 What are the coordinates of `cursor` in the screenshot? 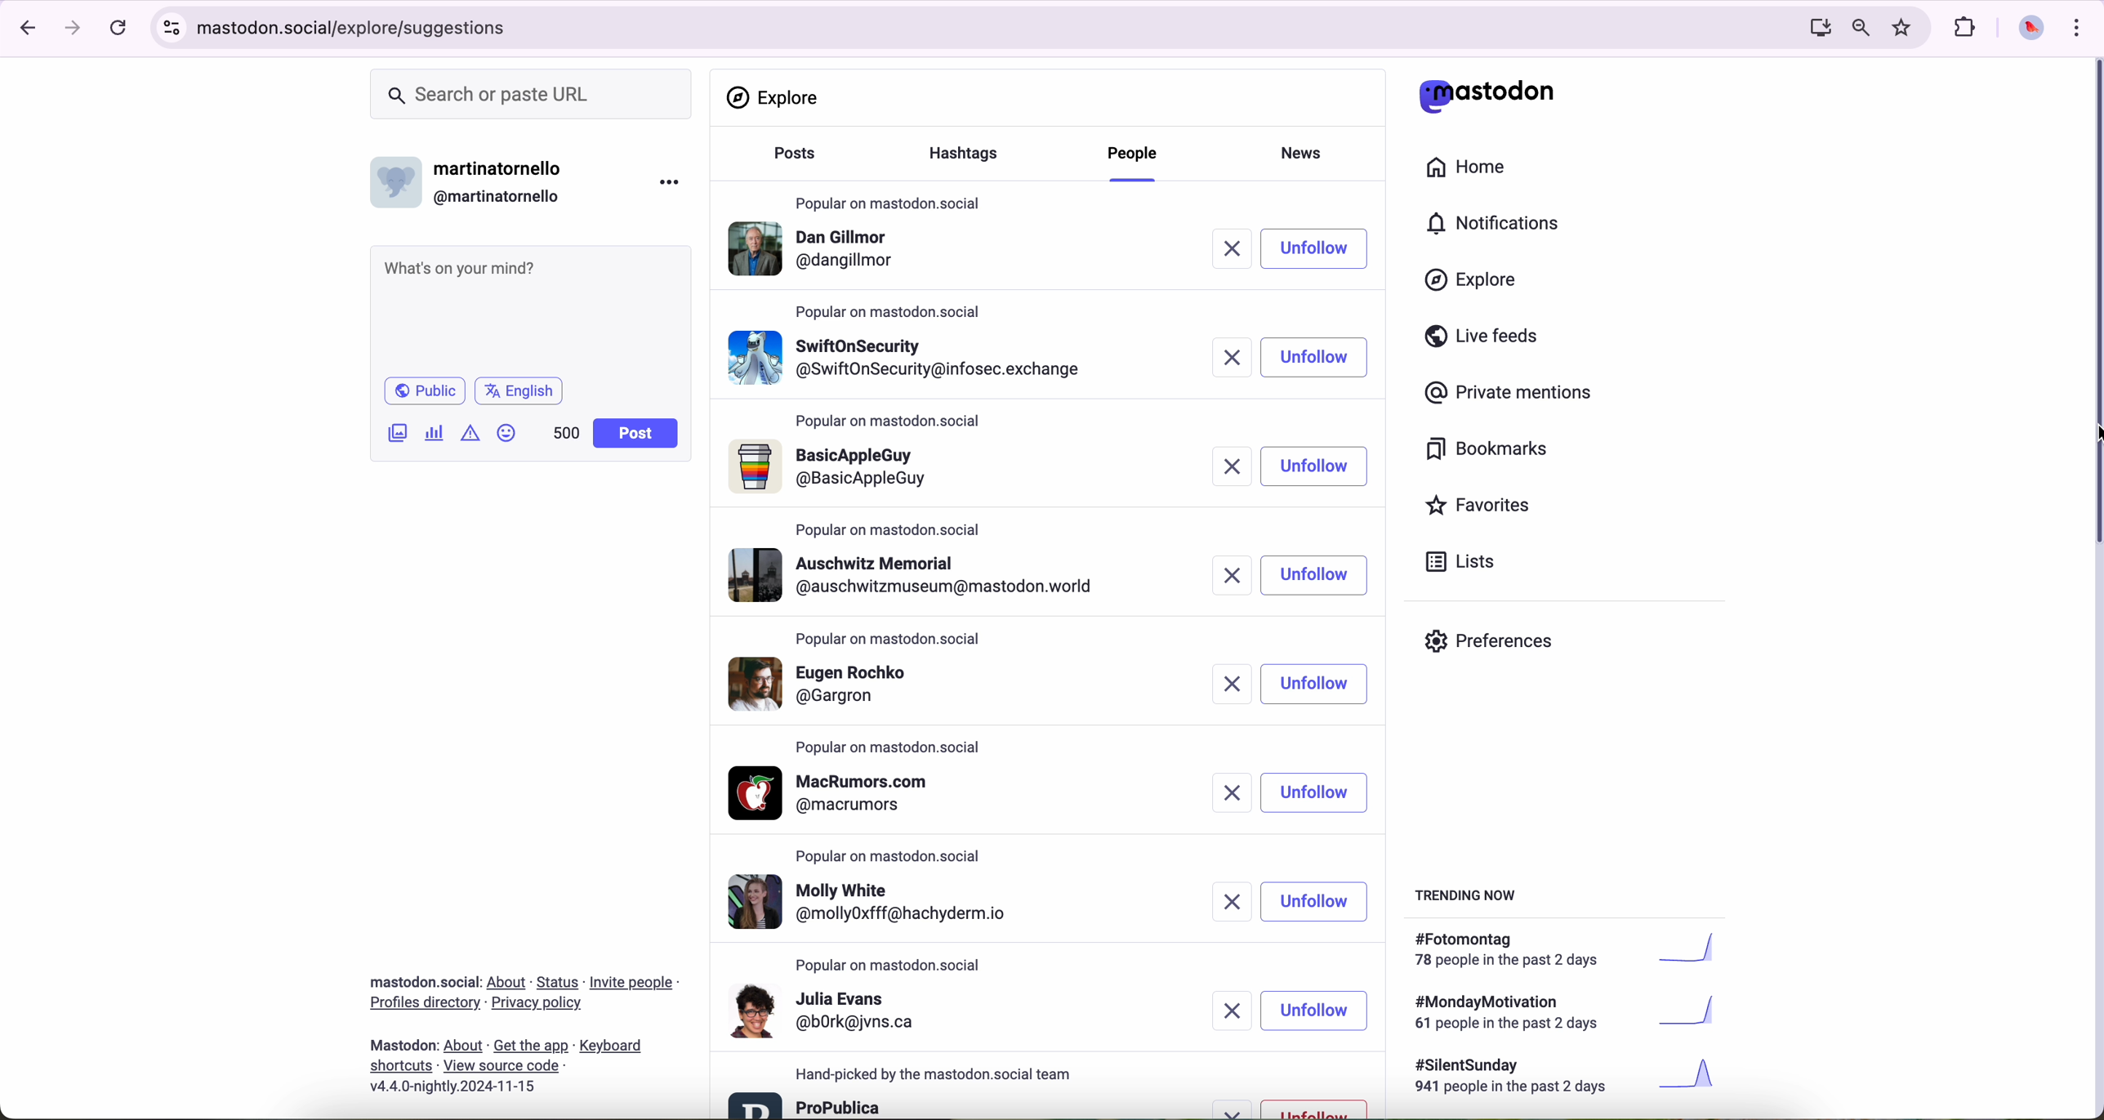 It's located at (1331, 1112).